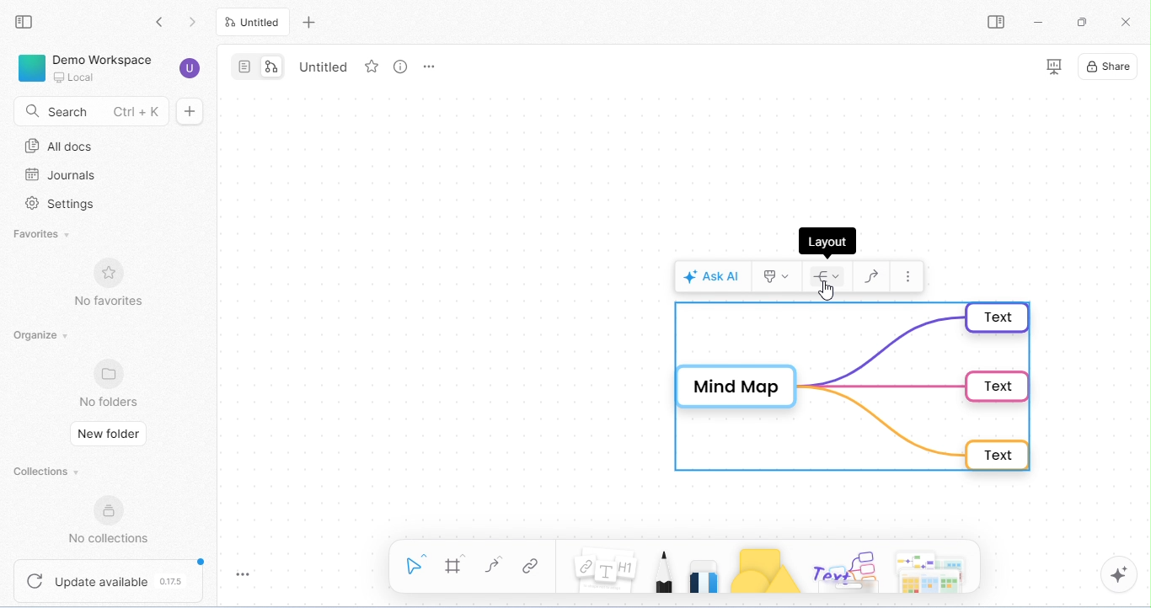 The image size is (1151, 608). What do you see at coordinates (62, 175) in the screenshot?
I see `journals` at bounding box center [62, 175].